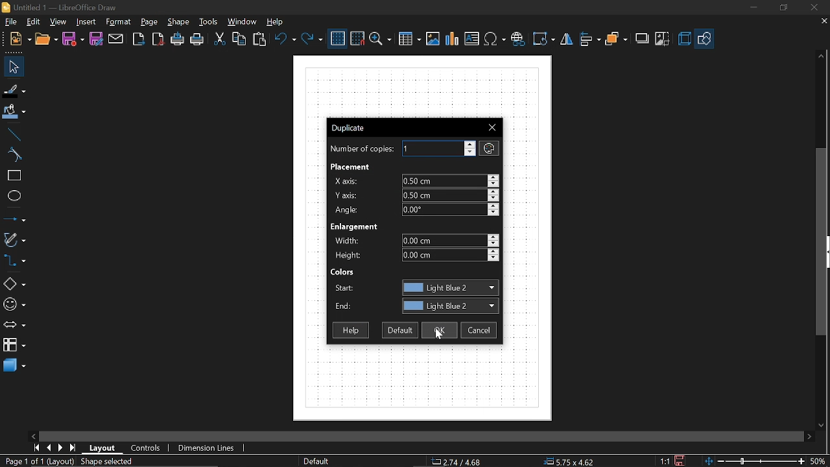 This screenshot has height=467, width=830. Describe the element at coordinates (684, 39) in the screenshot. I see `3d effects` at that location.